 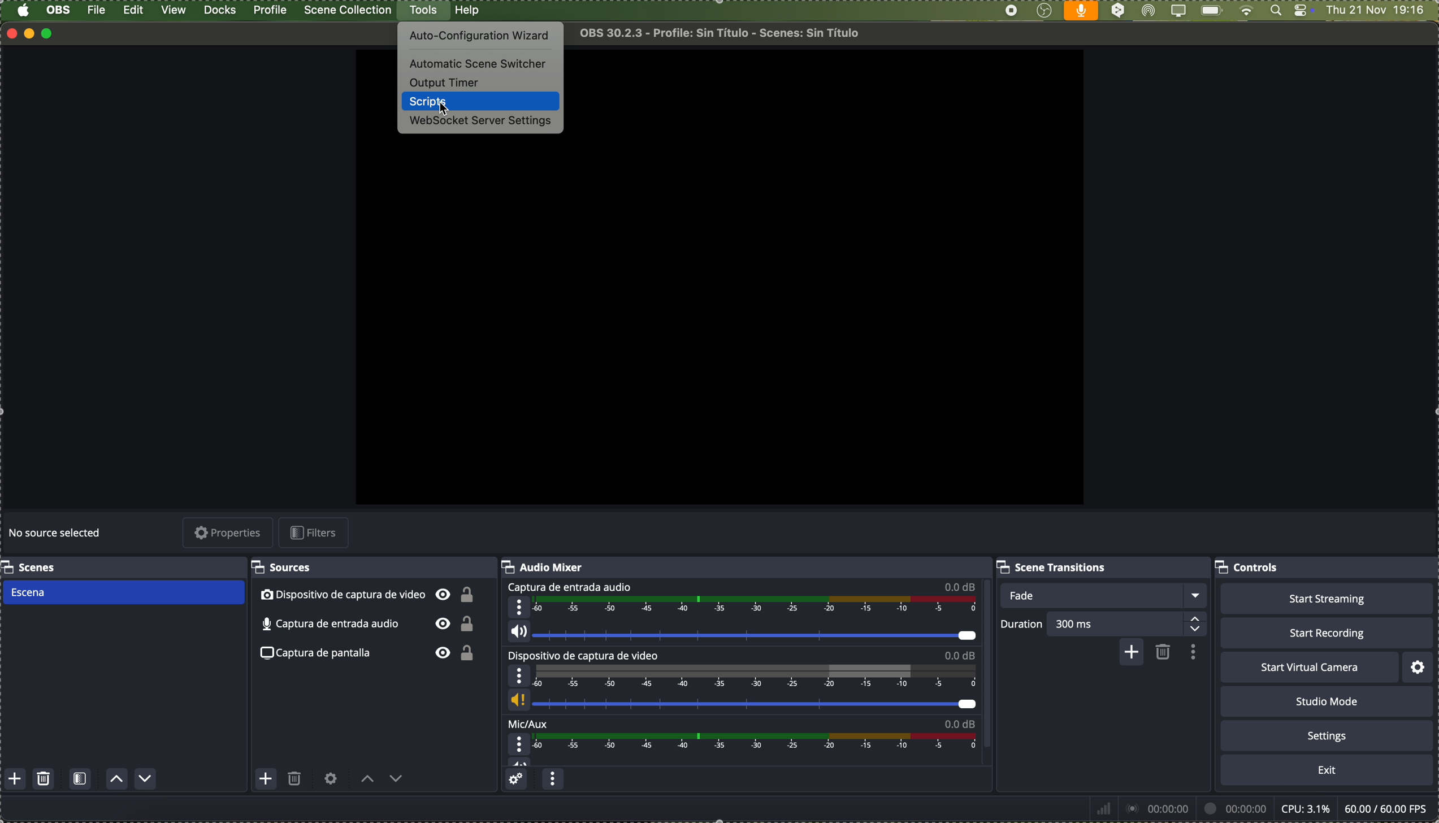 I want to click on close program, so click(x=9, y=33).